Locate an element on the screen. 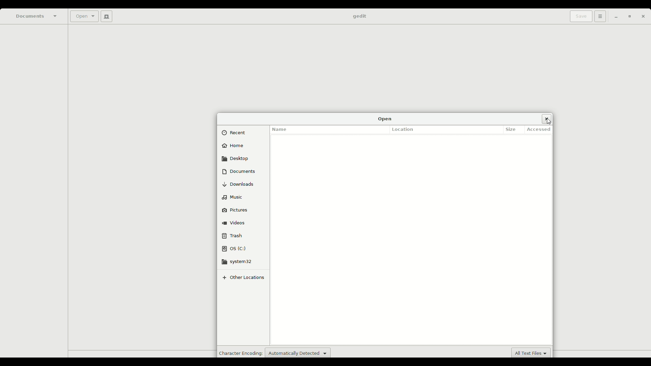 This screenshot has height=366, width=651. Other locations is located at coordinates (245, 277).